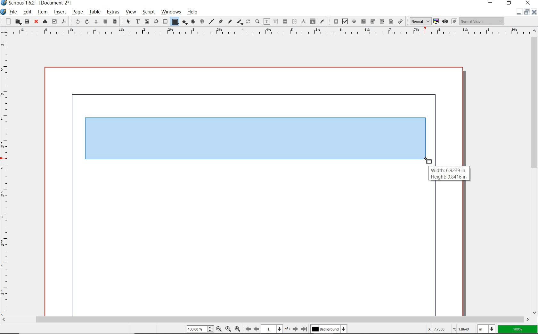 The width and height of the screenshot is (538, 334). What do you see at coordinates (313, 21) in the screenshot?
I see `copy item properties` at bounding box center [313, 21].